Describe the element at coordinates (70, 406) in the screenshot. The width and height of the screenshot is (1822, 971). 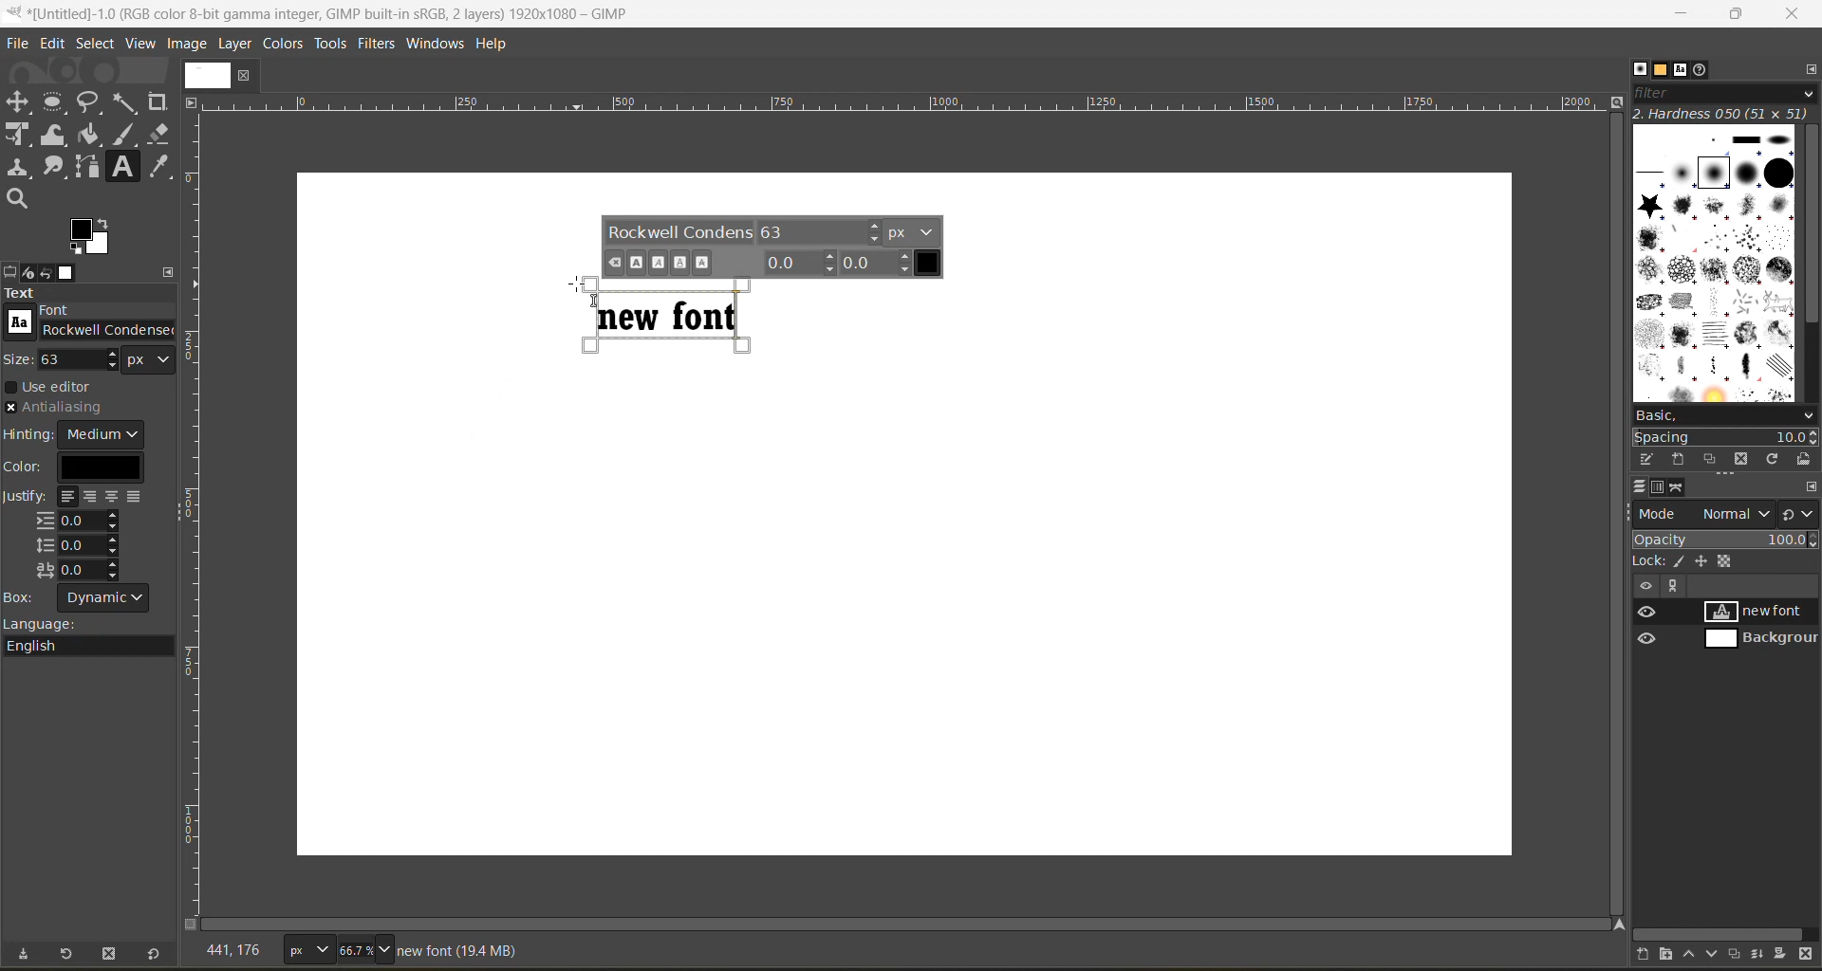
I see `anitaliasing` at that location.